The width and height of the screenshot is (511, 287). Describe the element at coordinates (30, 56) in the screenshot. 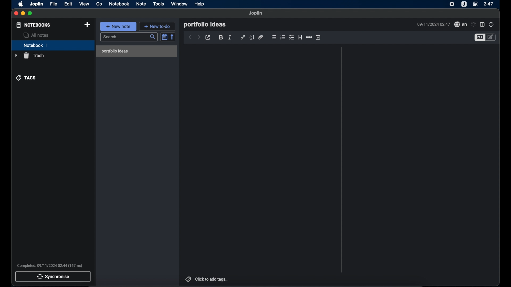

I see `trash` at that location.